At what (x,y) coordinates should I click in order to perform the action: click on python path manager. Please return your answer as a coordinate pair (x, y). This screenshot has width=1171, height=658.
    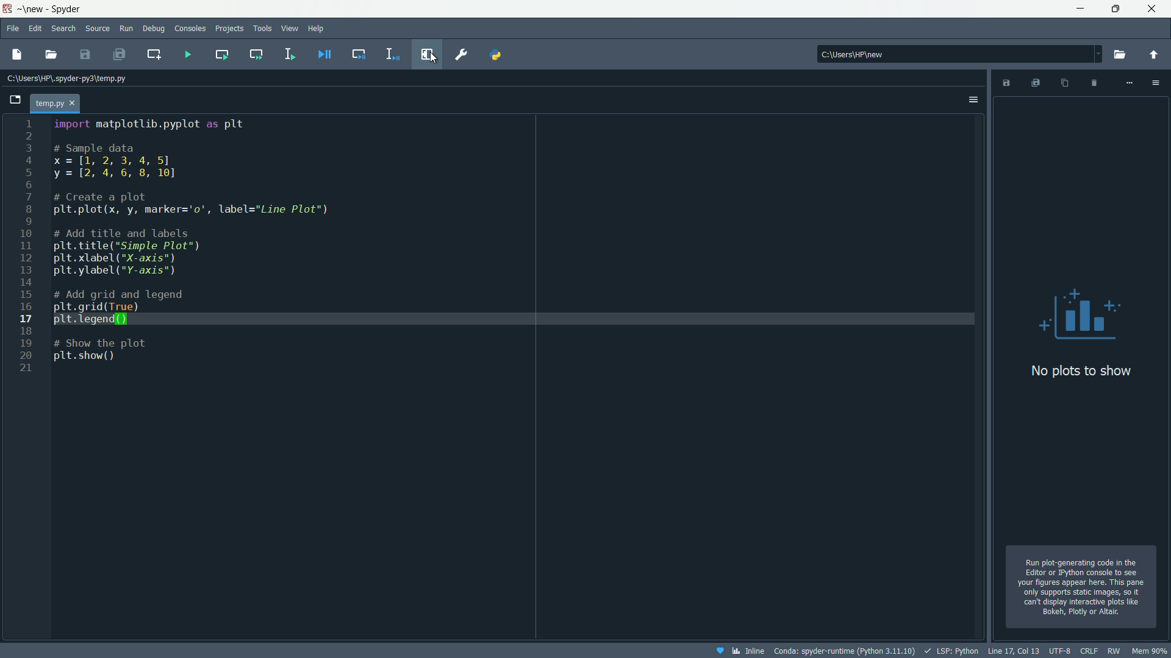
    Looking at the image, I should click on (495, 54).